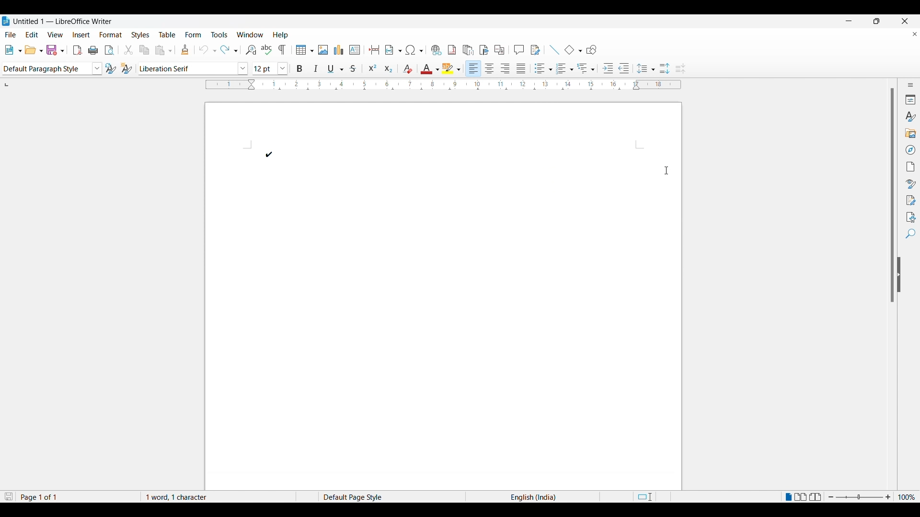  Describe the element at coordinates (444, 85) in the screenshot. I see `Horizontal ruler` at that location.